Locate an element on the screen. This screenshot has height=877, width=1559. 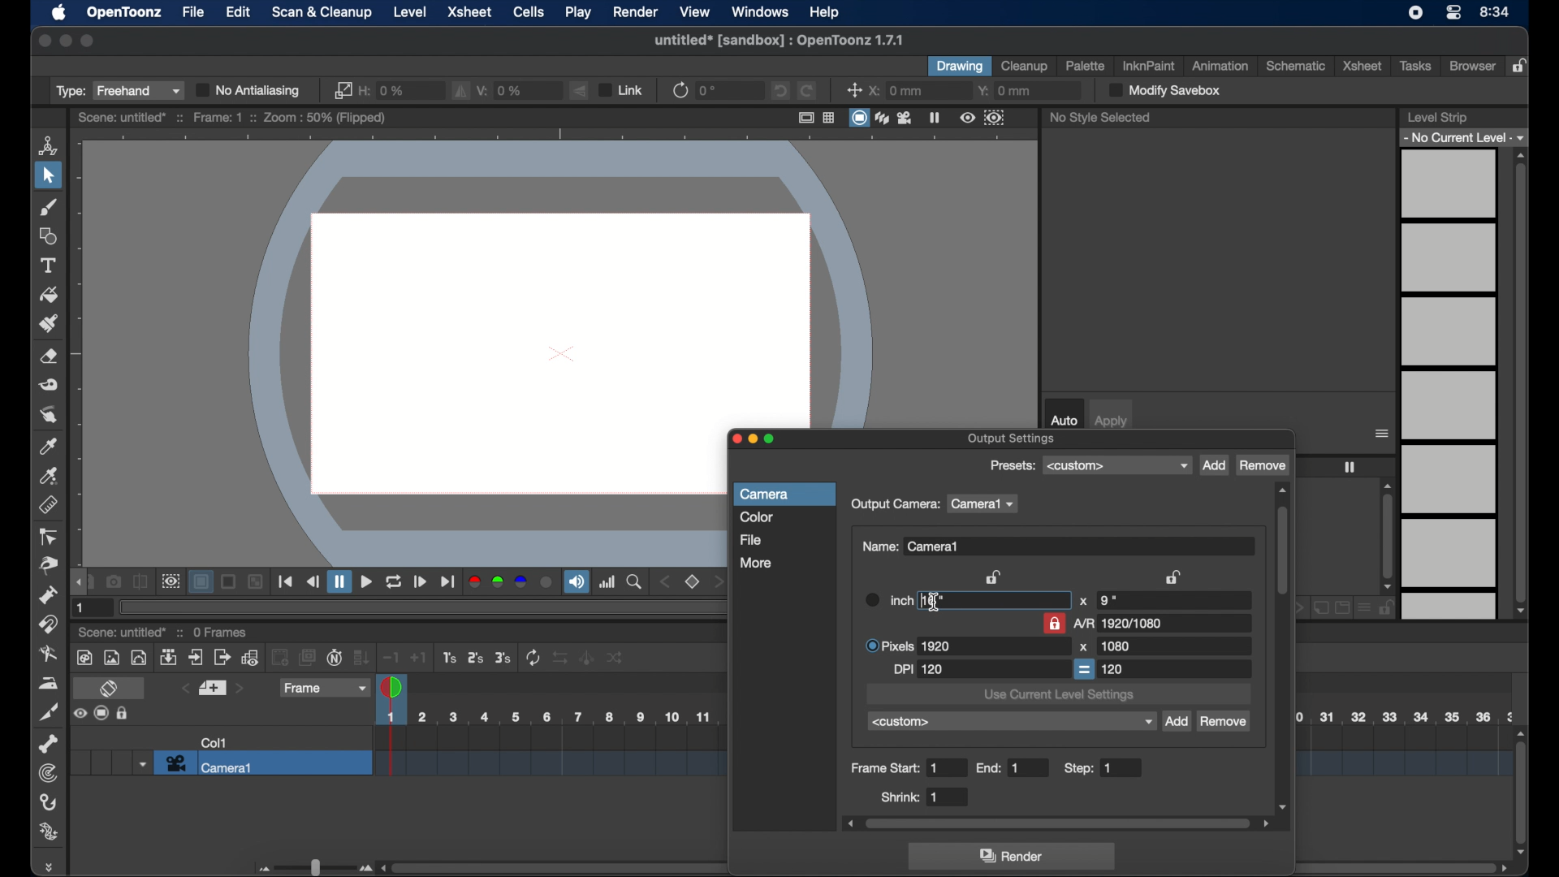
snapshot is located at coordinates (114, 581).